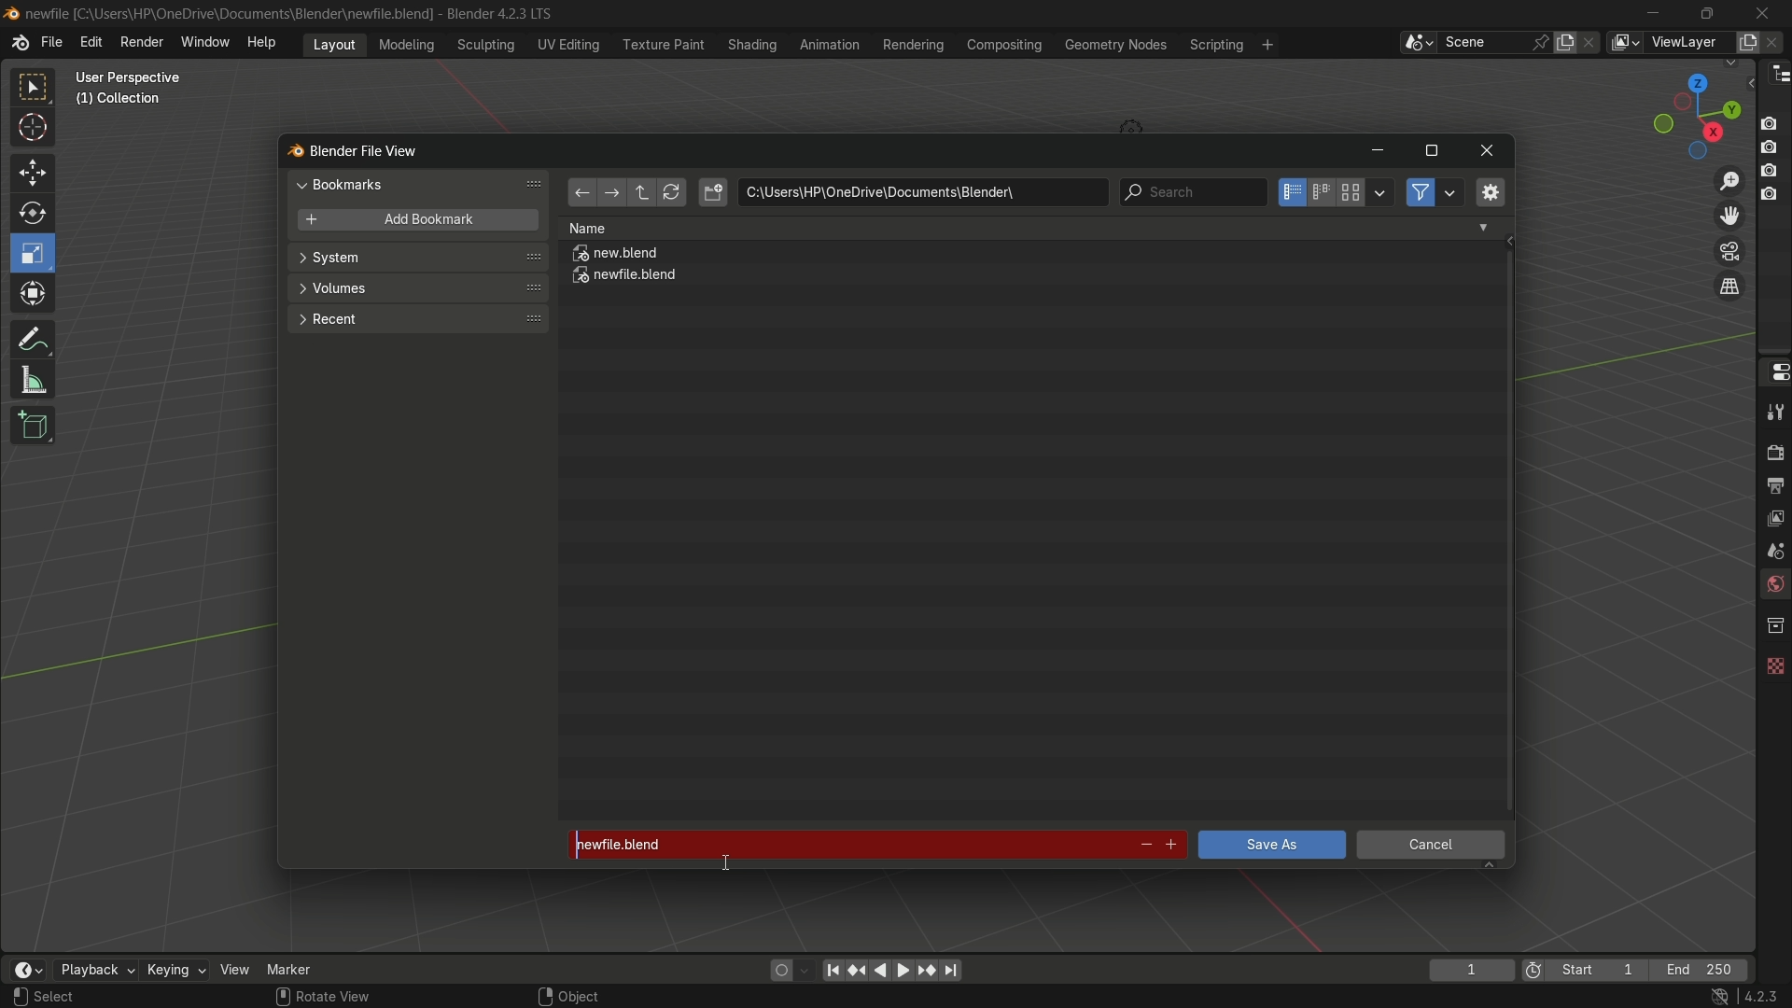 This screenshot has width=1792, height=1008. I want to click on parent directory, so click(644, 192).